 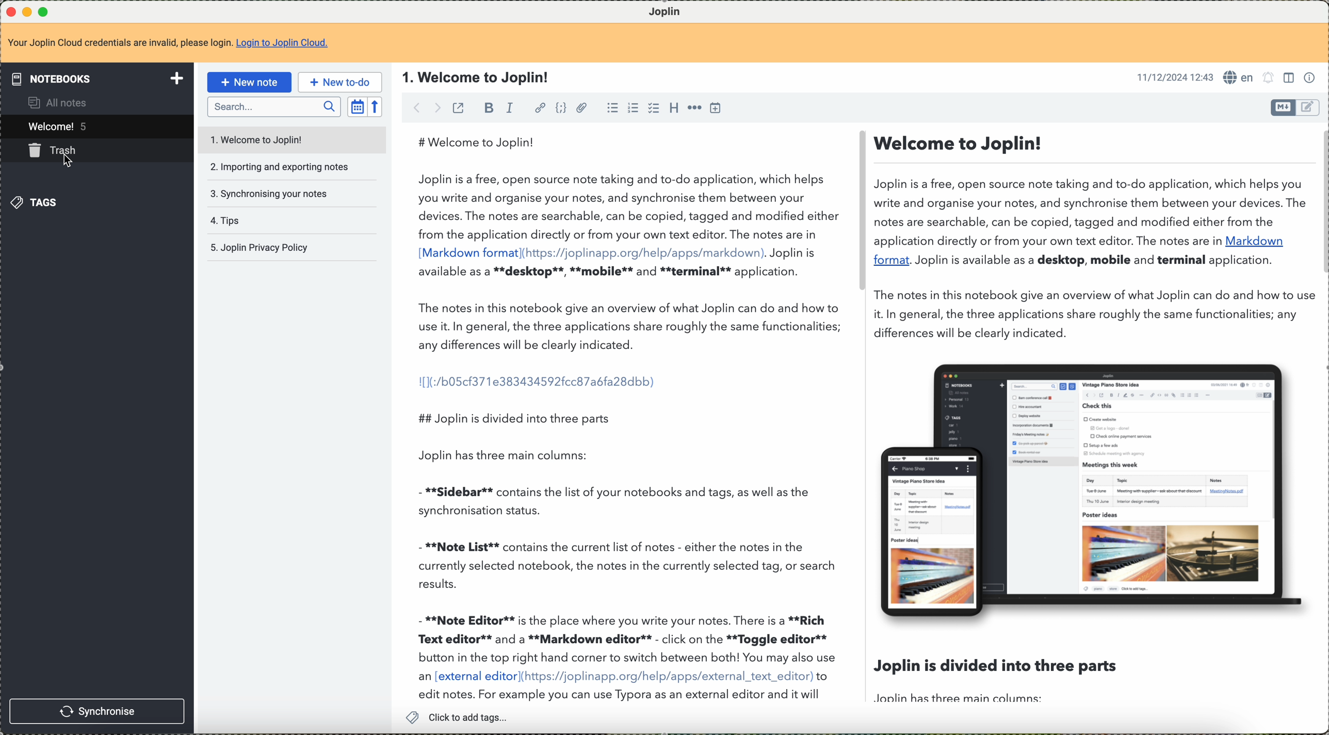 I want to click on minimize program, so click(x=27, y=10).